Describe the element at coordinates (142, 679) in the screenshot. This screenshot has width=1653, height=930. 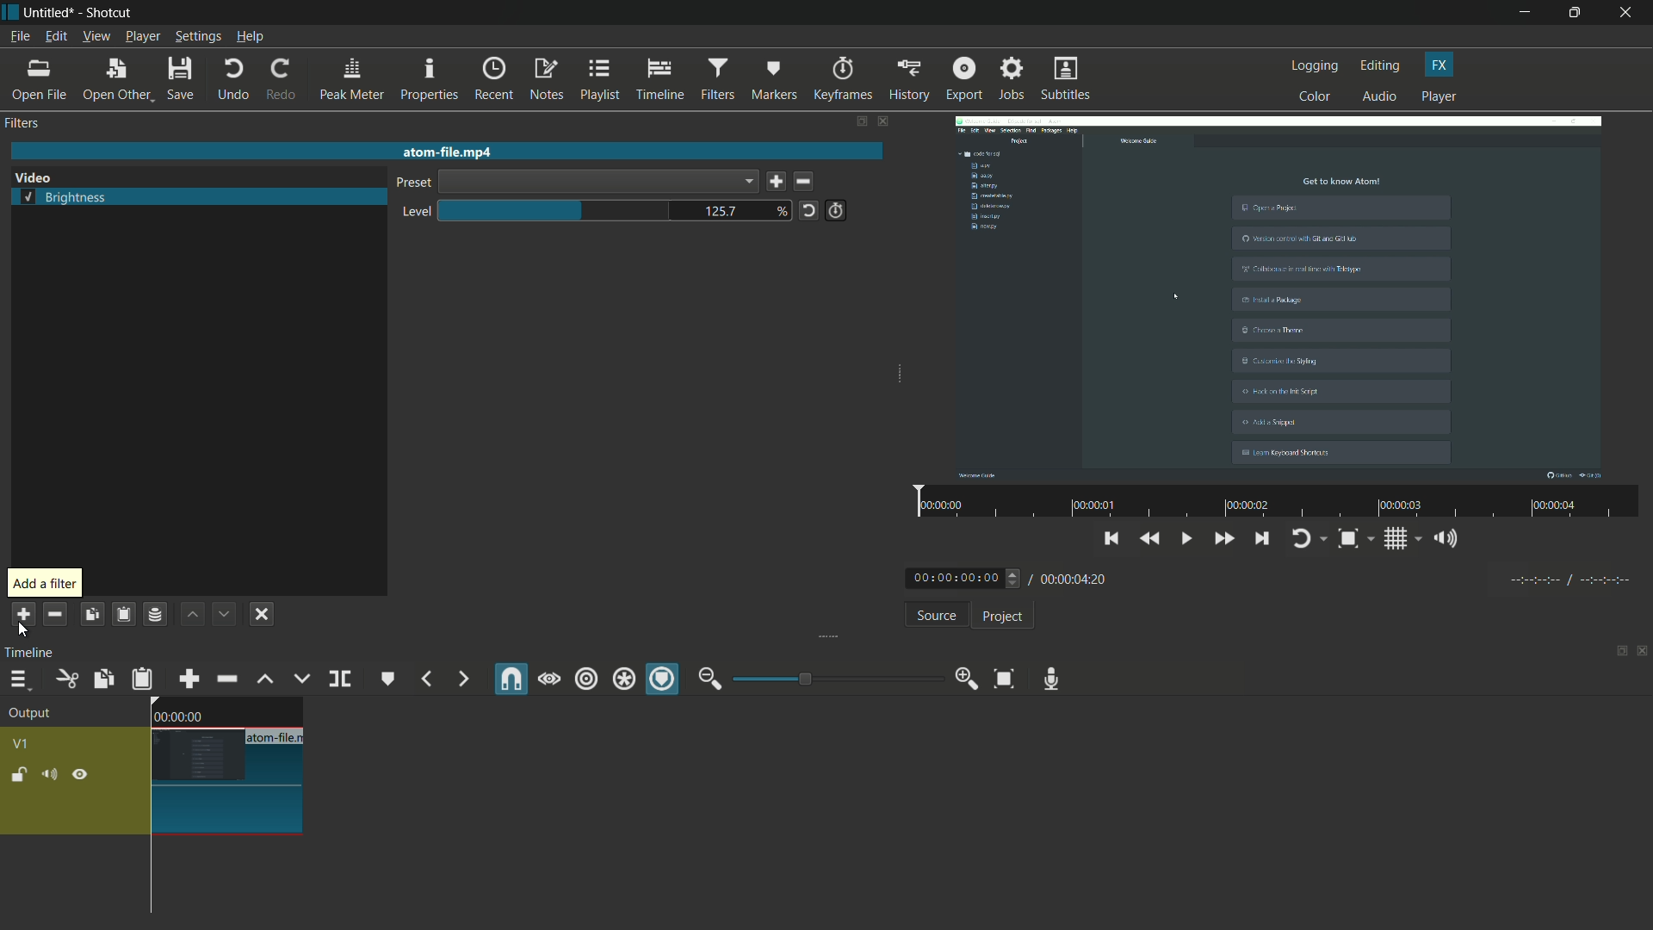
I see `paste` at that location.